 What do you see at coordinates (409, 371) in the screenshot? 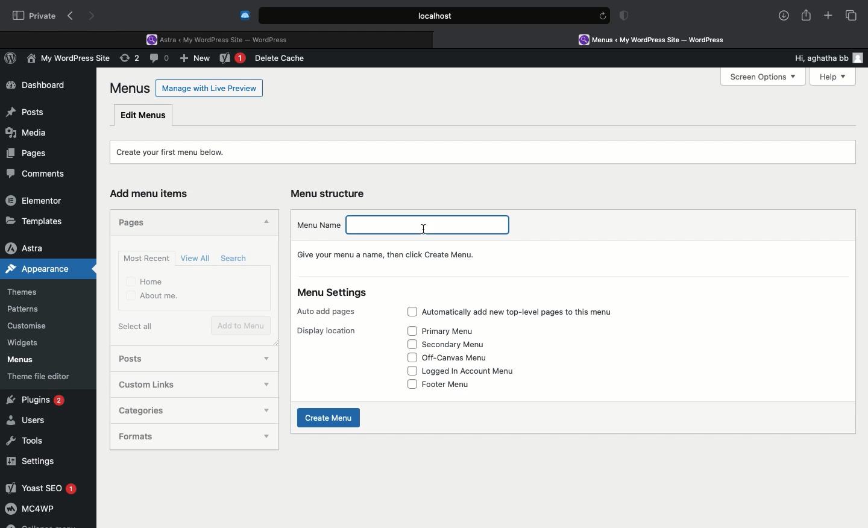
I see `Check box` at bounding box center [409, 371].